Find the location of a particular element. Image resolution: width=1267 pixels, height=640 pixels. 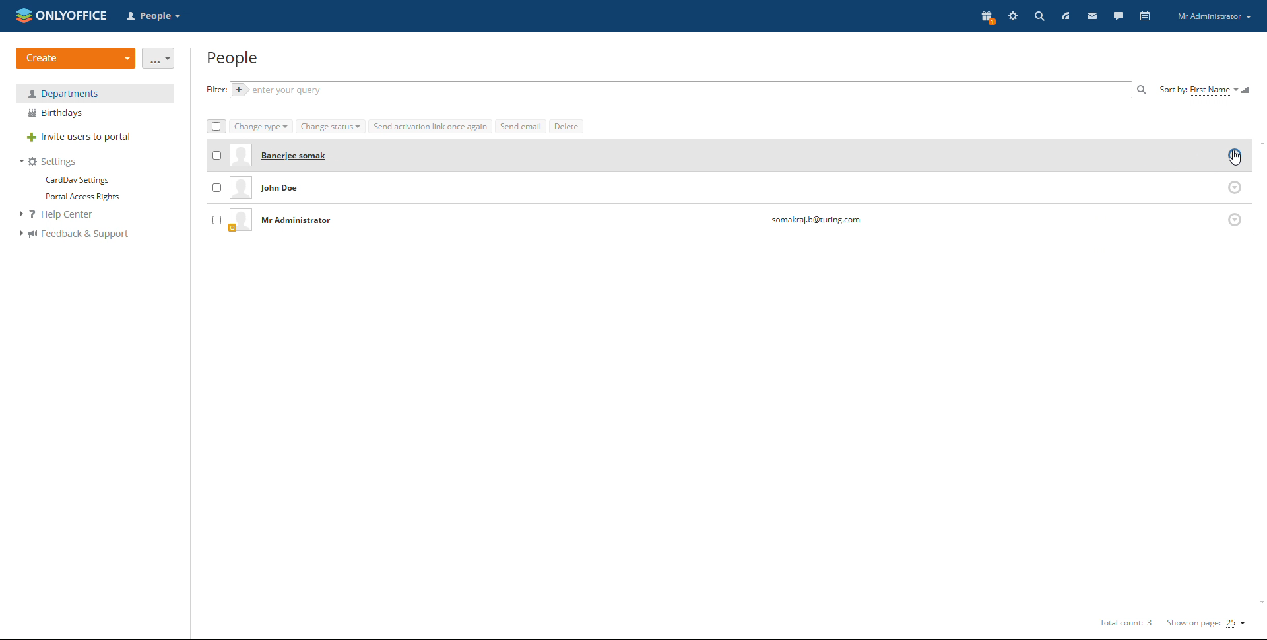

change type is located at coordinates (261, 127).